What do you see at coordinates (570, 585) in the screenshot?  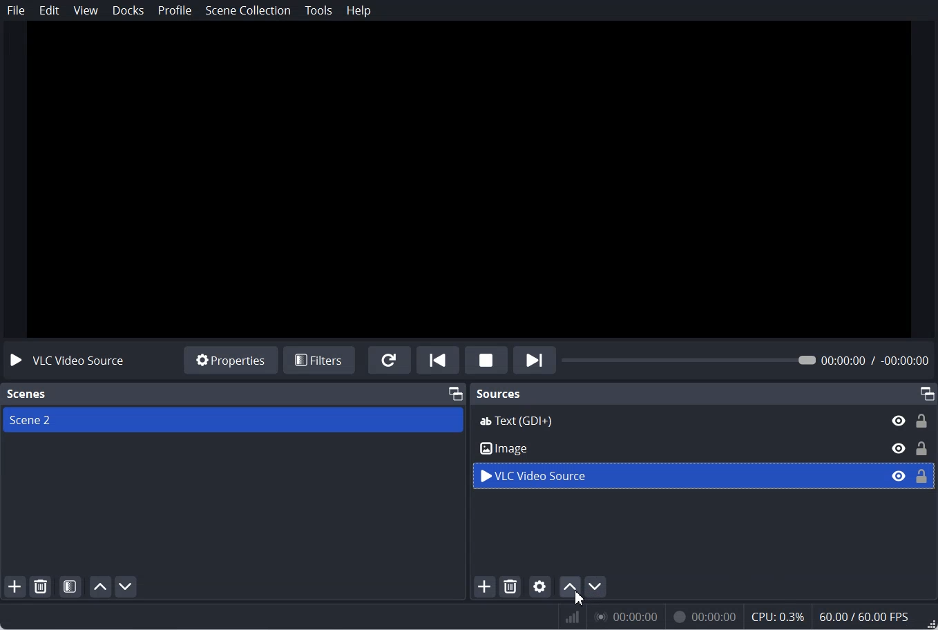 I see `Move source up` at bounding box center [570, 585].